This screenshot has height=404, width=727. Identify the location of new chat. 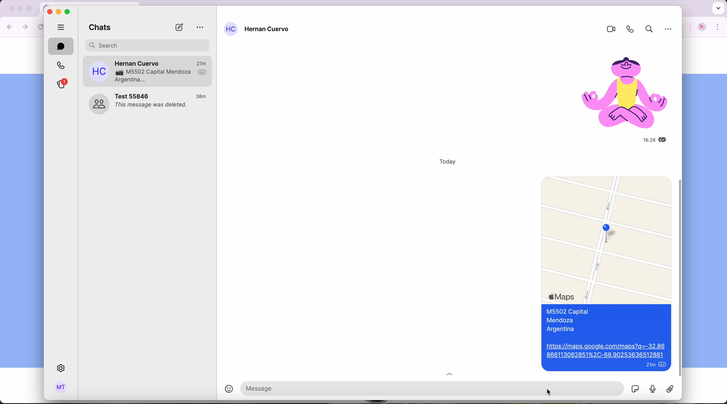
(179, 27).